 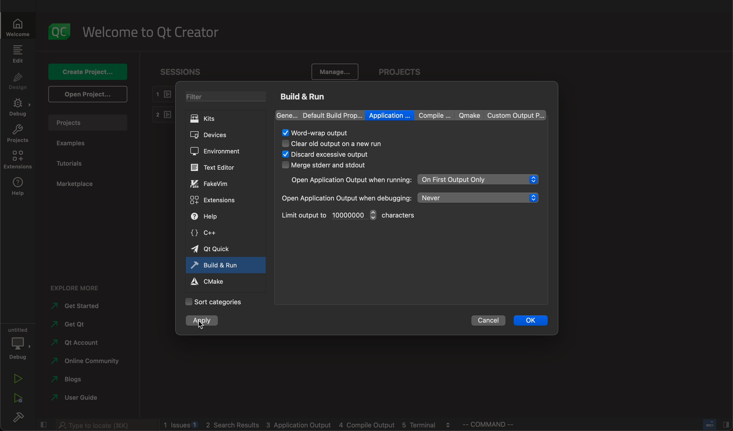 I want to click on run debug, so click(x=17, y=400).